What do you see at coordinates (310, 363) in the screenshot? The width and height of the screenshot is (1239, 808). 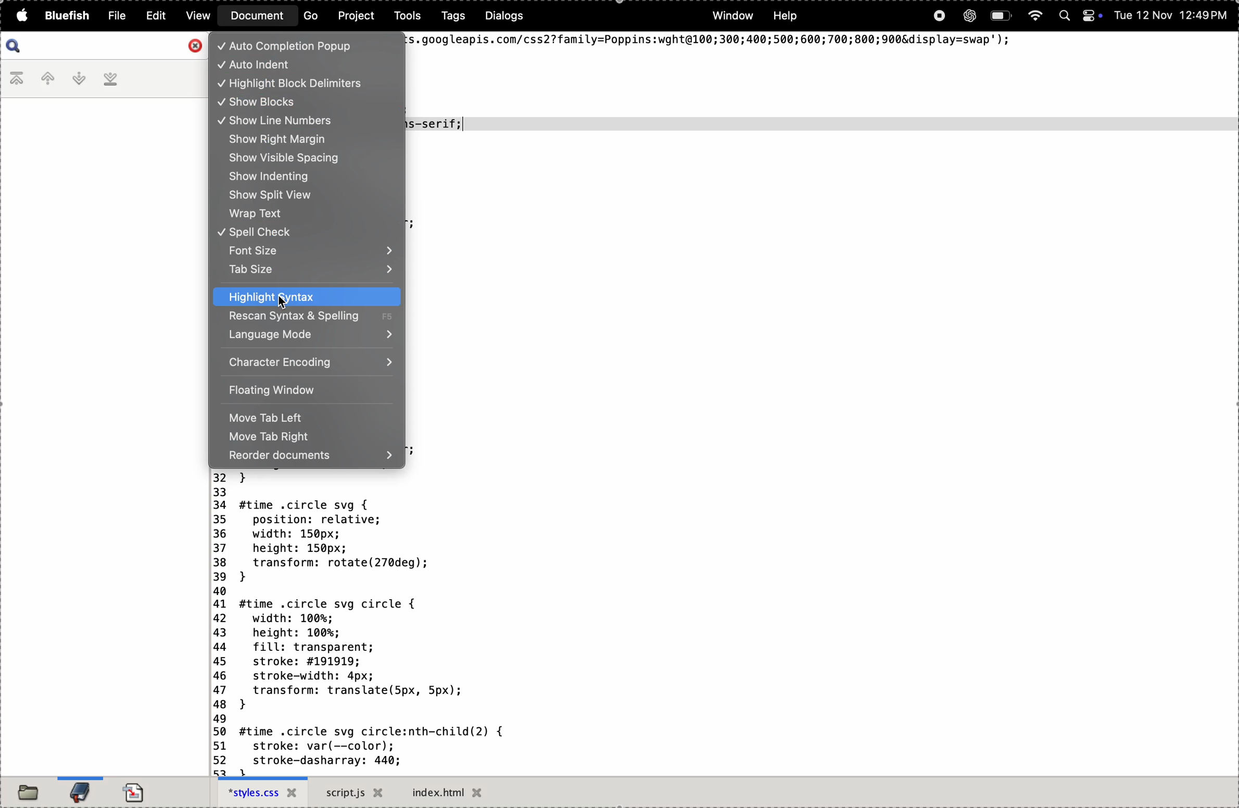 I see `character encoding` at bounding box center [310, 363].